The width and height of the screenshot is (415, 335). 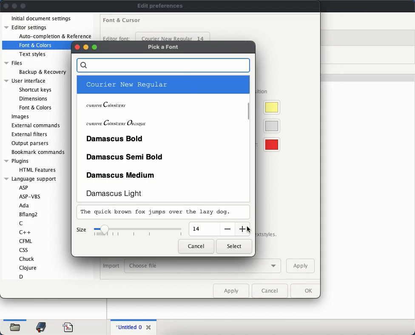 What do you see at coordinates (304, 291) in the screenshot?
I see `ok` at bounding box center [304, 291].